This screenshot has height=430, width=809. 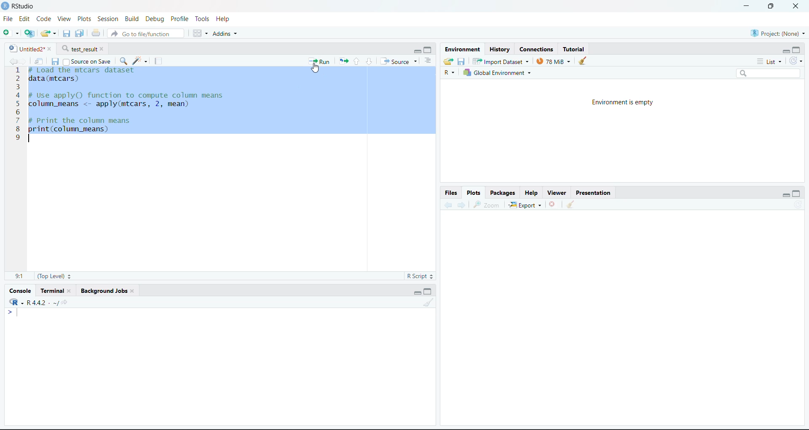 I want to click on File, so click(x=7, y=19).